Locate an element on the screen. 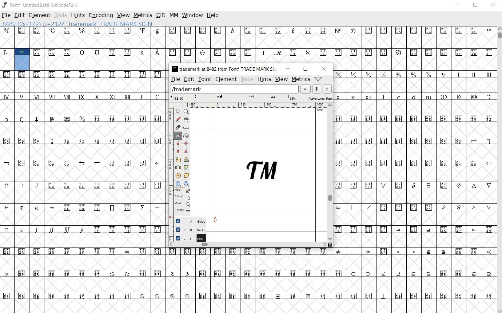 The height and width of the screenshot is (313, 502). metrics is located at coordinates (301, 79).